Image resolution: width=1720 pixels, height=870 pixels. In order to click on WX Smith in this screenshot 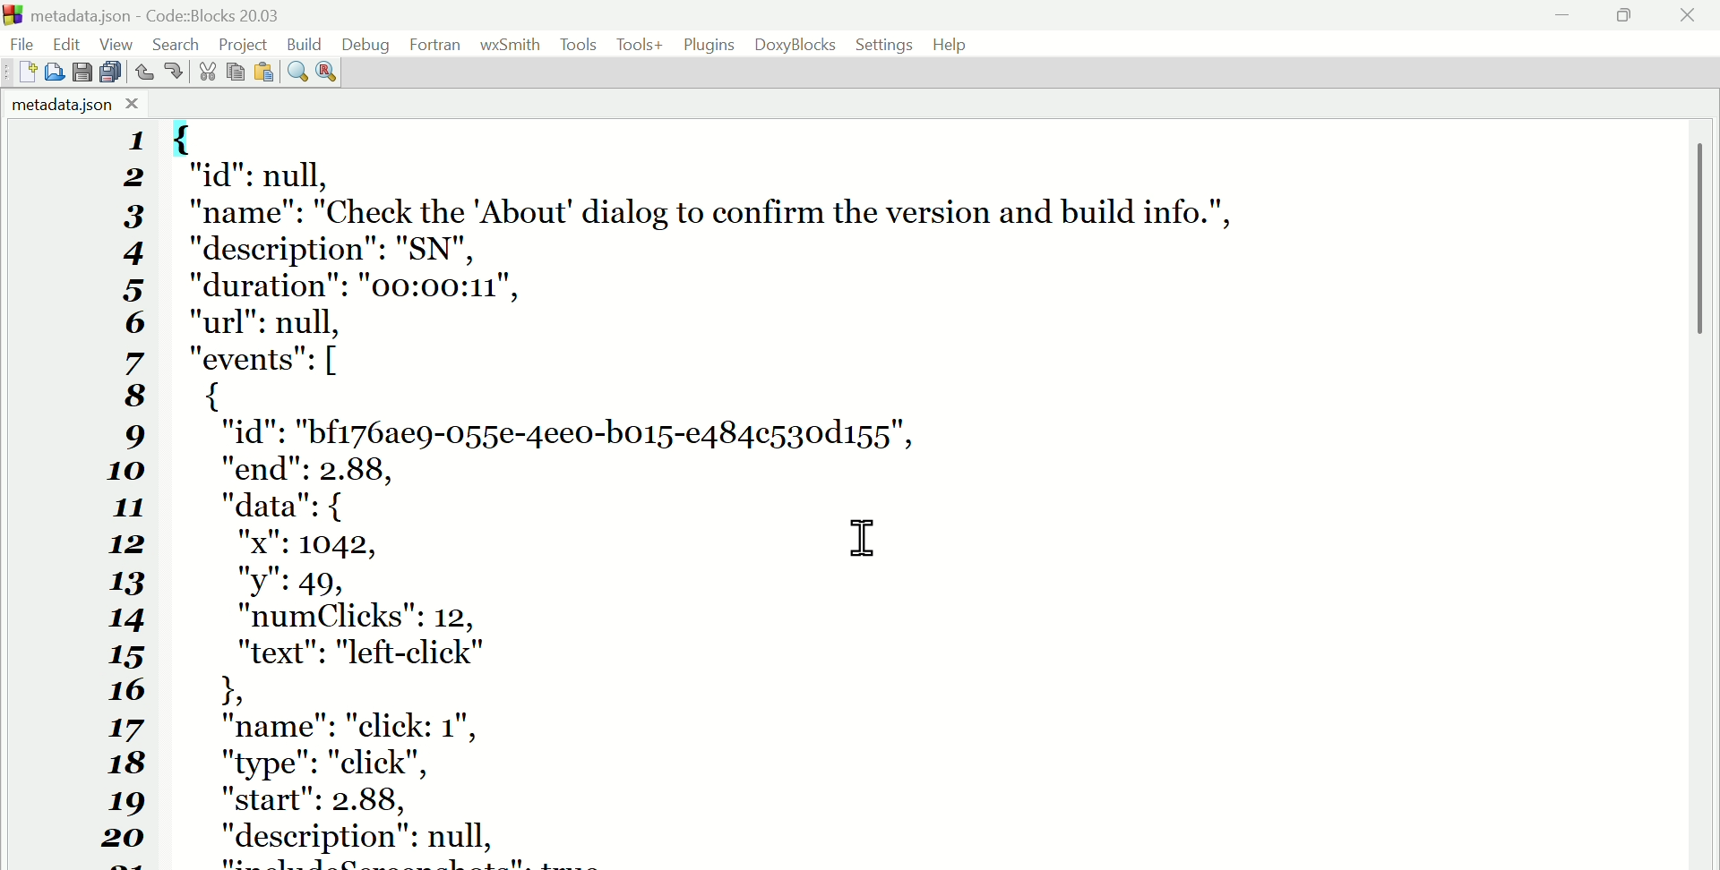, I will do `click(511, 44)`.